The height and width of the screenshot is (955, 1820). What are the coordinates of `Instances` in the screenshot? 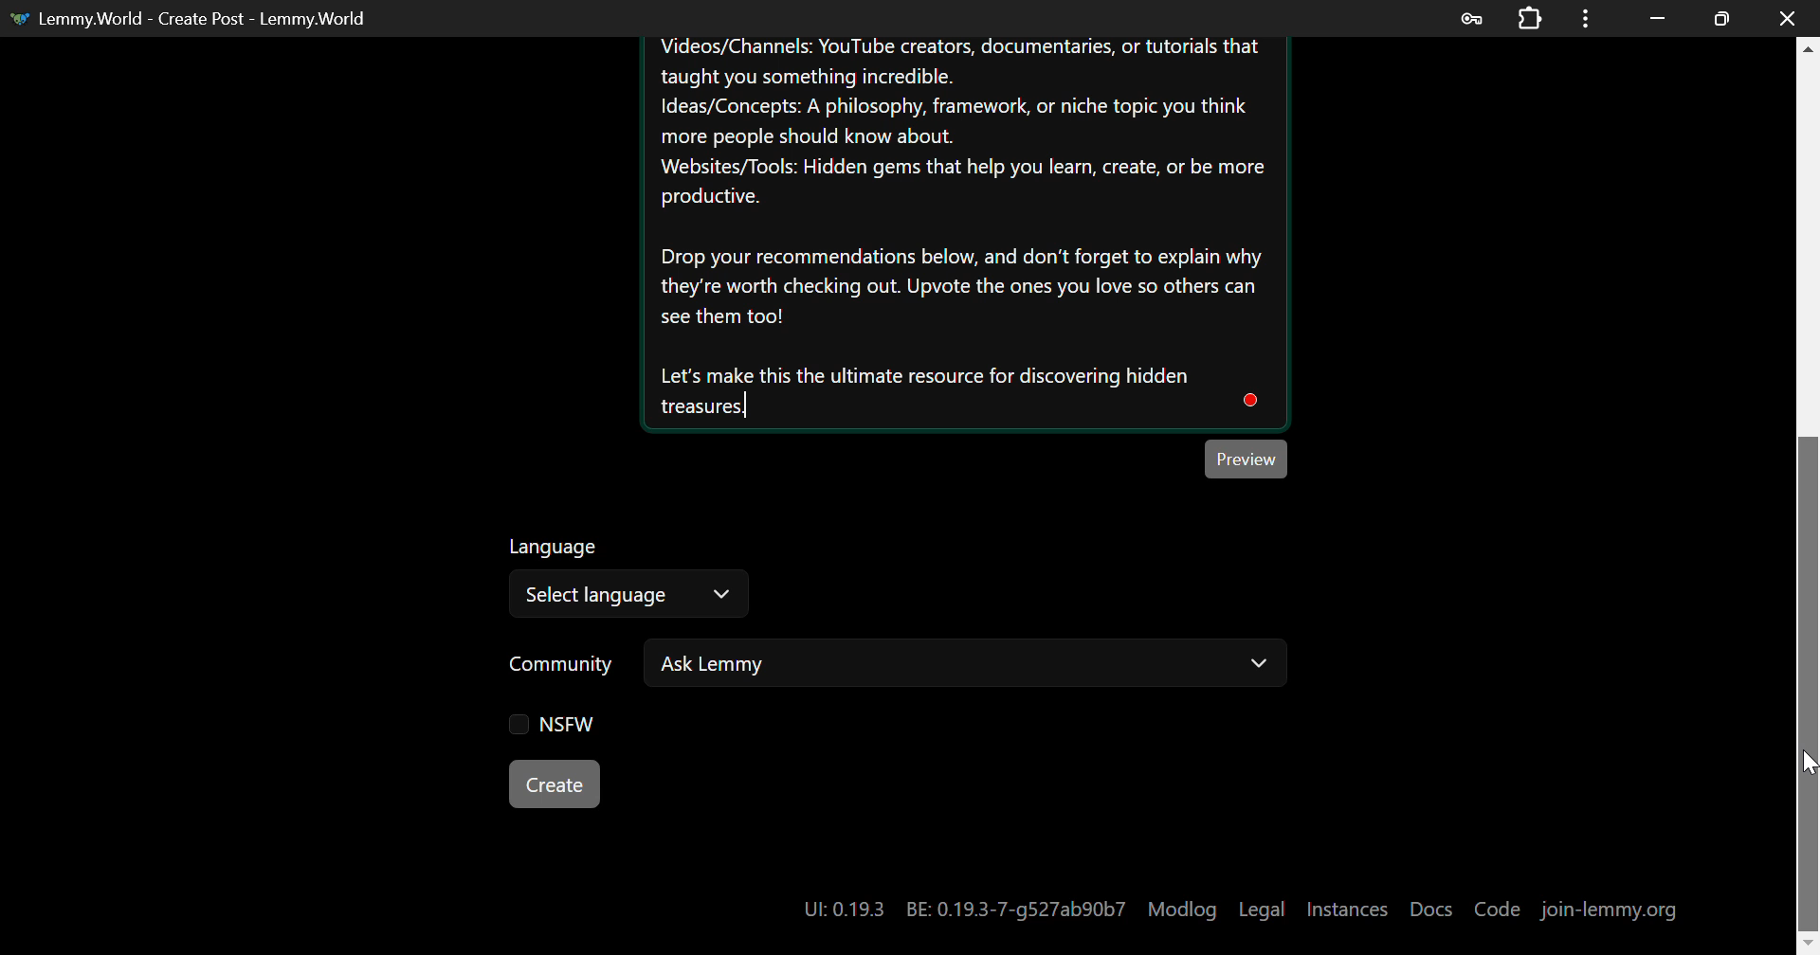 It's located at (1347, 910).